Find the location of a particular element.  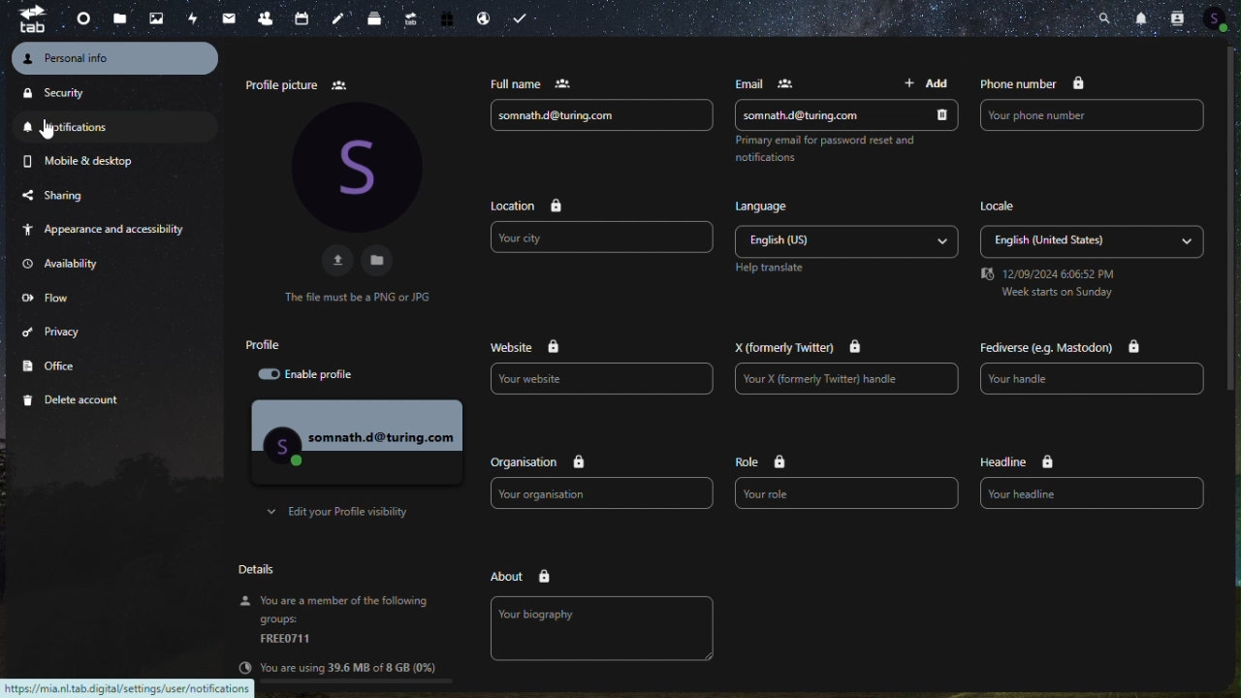

language is located at coordinates (768, 205).